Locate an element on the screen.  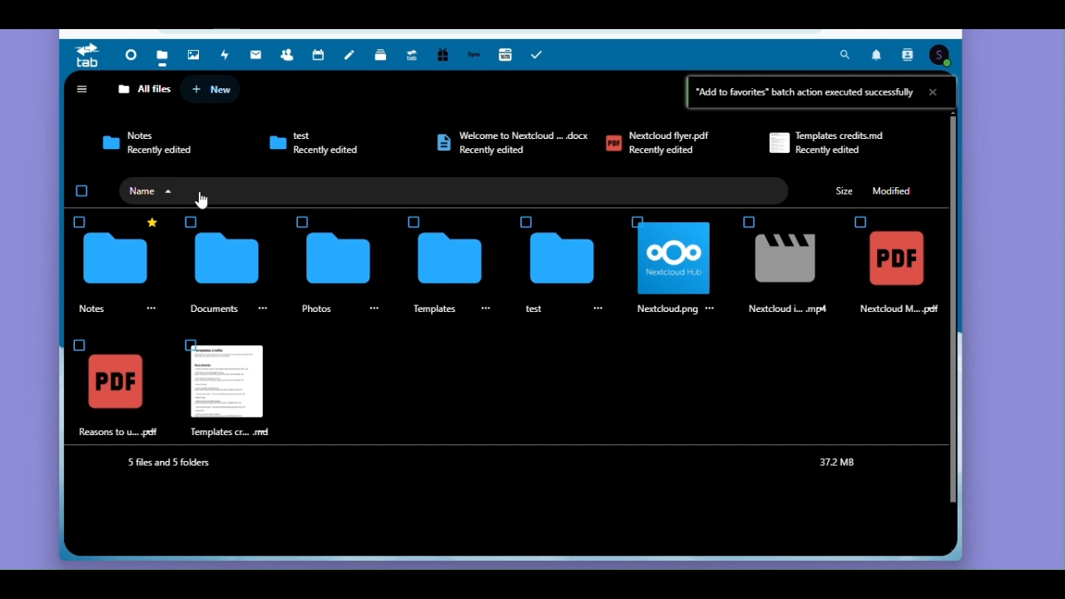
Search Bar is located at coordinates (847, 54).